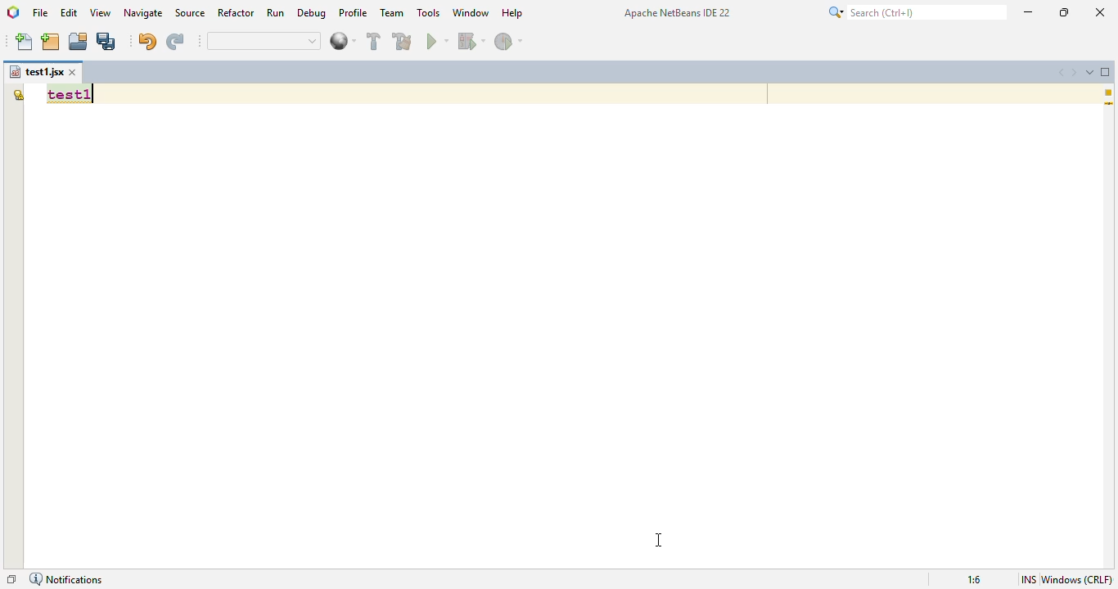  What do you see at coordinates (429, 12) in the screenshot?
I see `tools` at bounding box center [429, 12].